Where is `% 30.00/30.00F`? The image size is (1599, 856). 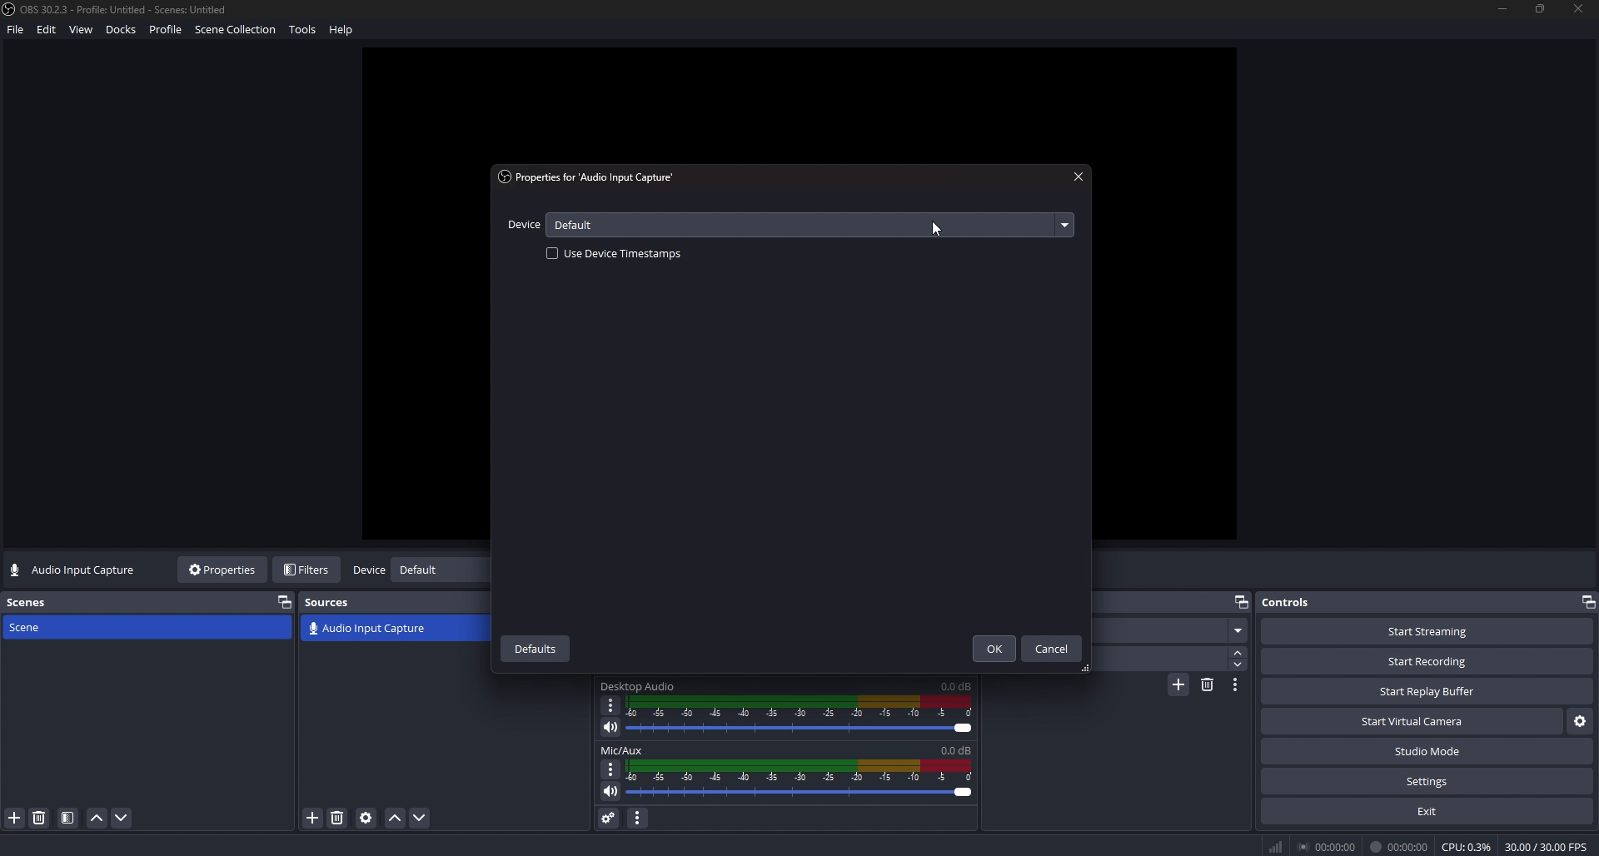 % 30.00/30.00F is located at coordinates (1551, 846).